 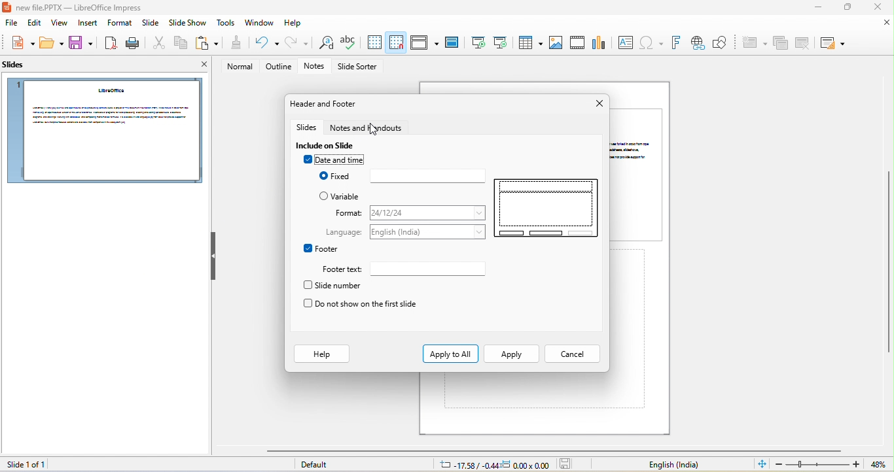 What do you see at coordinates (882, 465) in the screenshot?
I see `current zoom 71%` at bounding box center [882, 465].